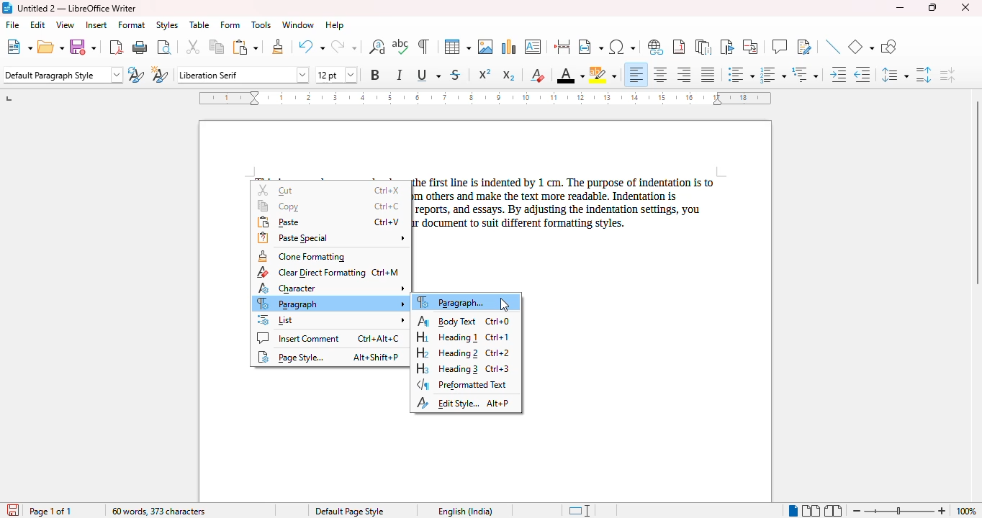  Describe the element at coordinates (199, 25) in the screenshot. I see `table` at that location.